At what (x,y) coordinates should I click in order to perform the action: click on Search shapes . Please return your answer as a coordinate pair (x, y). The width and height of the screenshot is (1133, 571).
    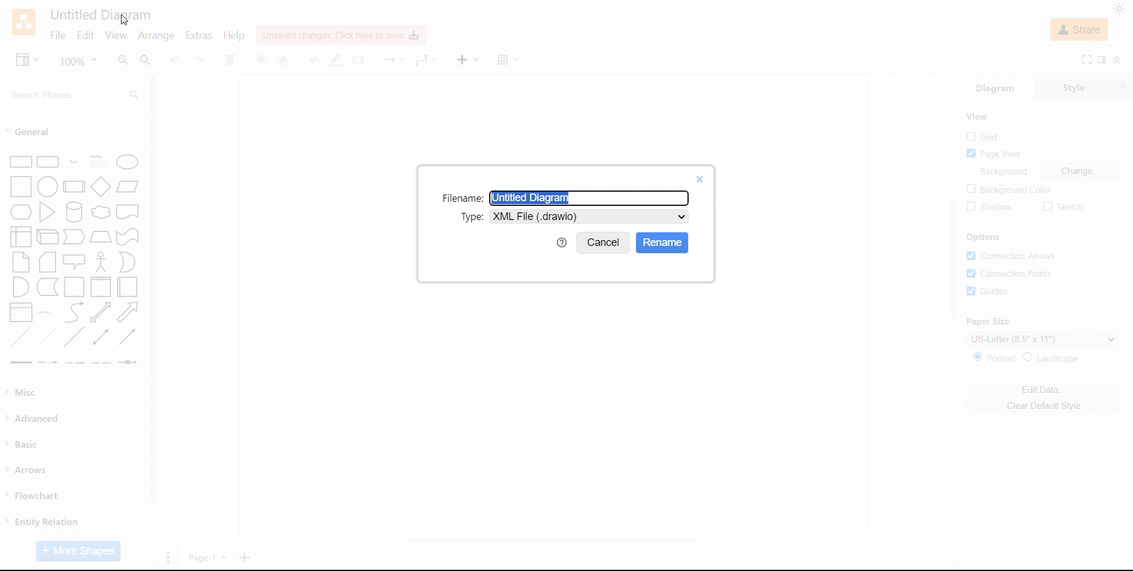
    Looking at the image, I should click on (76, 94).